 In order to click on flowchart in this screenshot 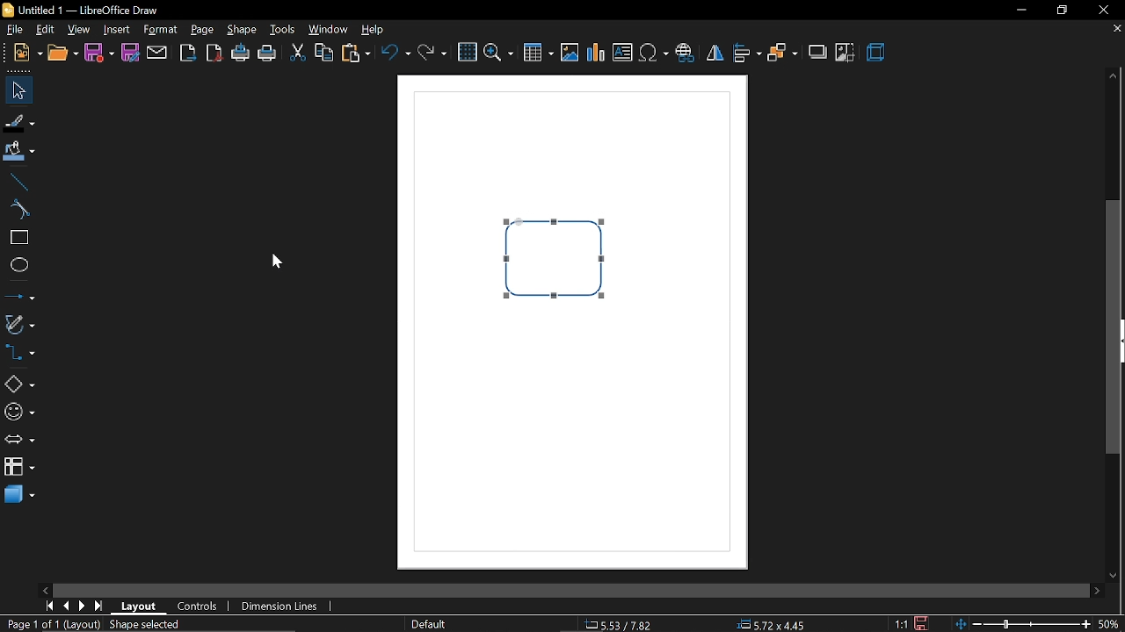, I will do `click(17, 466)`.